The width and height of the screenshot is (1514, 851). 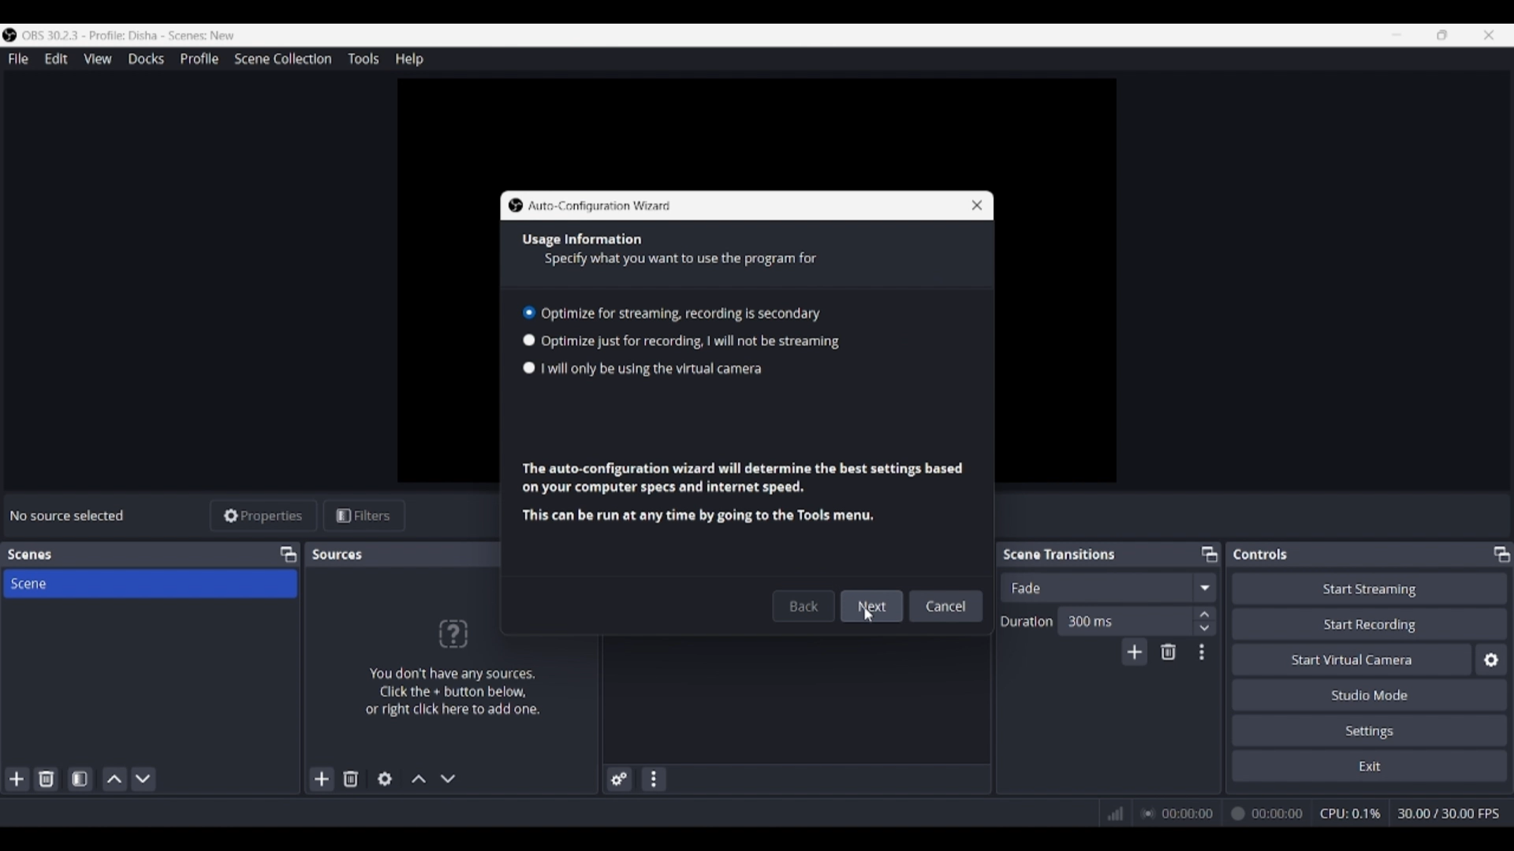 I want to click on Move scene up, so click(x=115, y=779).